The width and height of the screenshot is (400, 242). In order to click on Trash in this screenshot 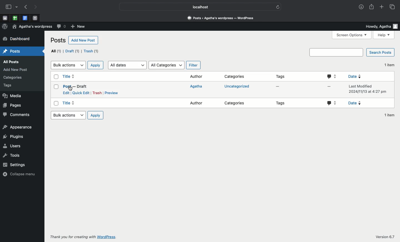, I will do `click(97, 93)`.